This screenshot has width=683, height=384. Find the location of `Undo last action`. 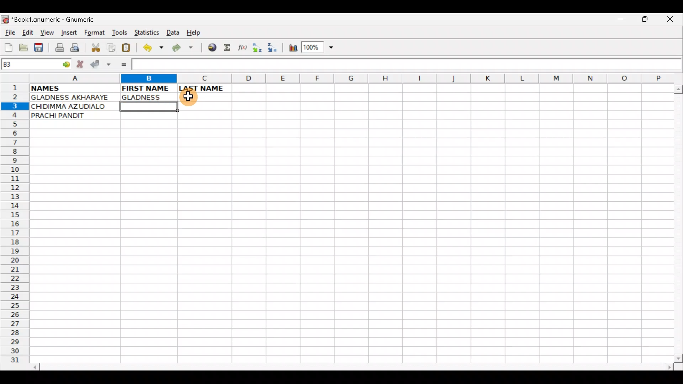

Undo last action is located at coordinates (154, 49).